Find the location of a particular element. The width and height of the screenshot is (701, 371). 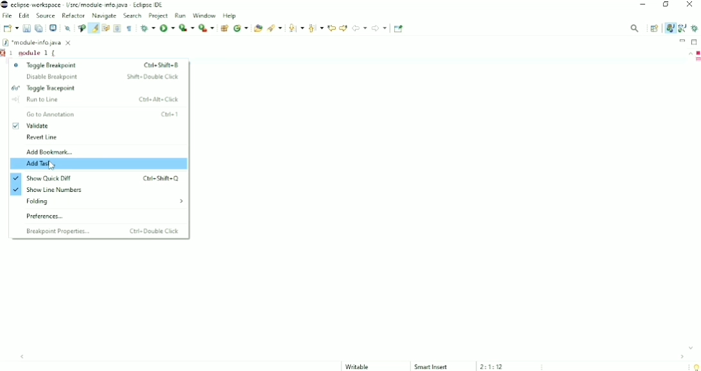

Search is located at coordinates (133, 16).